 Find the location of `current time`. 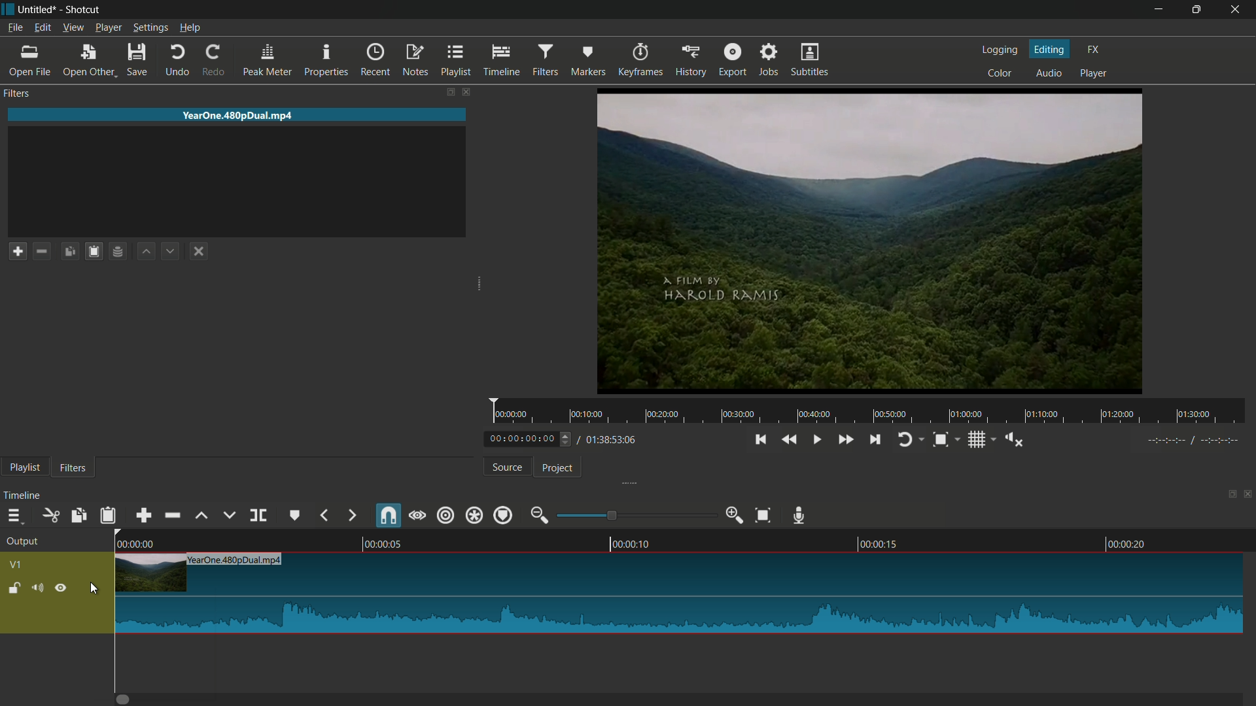

current time is located at coordinates (521, 439).